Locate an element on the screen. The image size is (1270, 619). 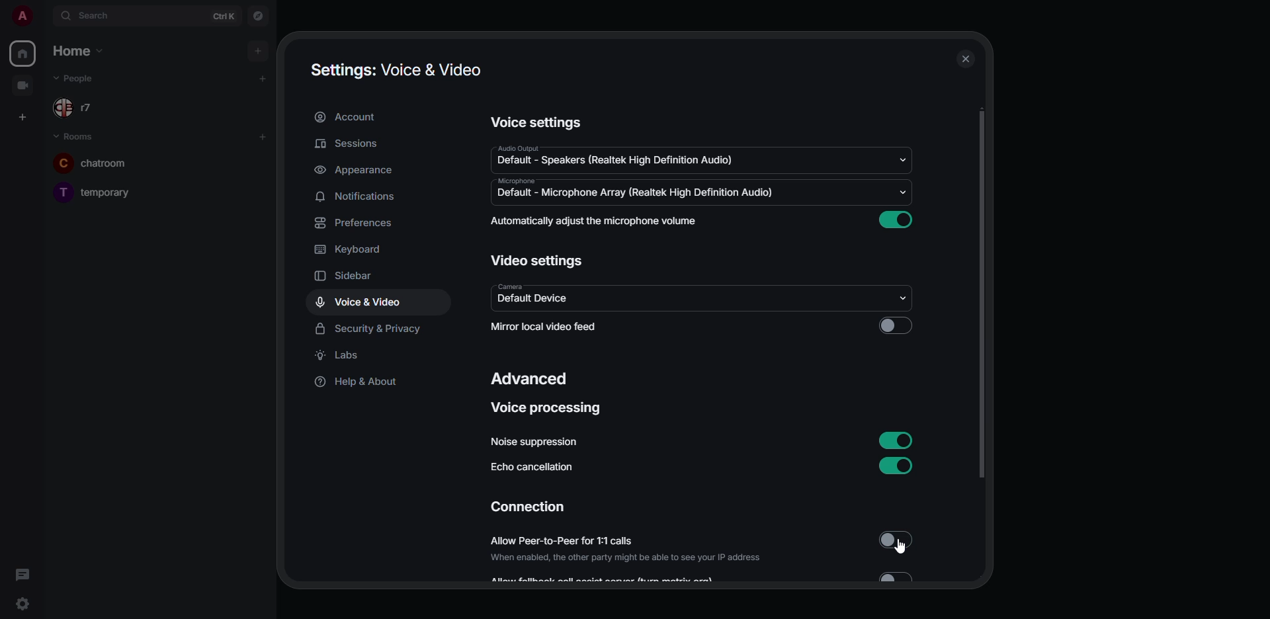
audio output is located at coordinates (516, 148).